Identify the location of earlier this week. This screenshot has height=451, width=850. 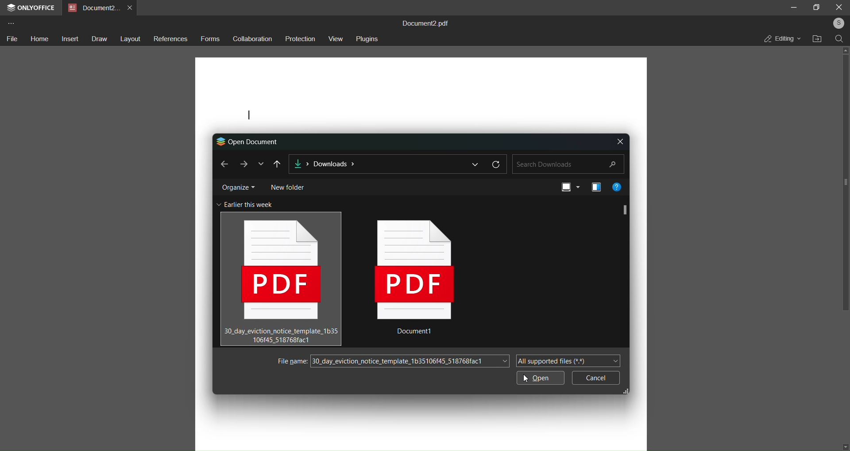
(246, 204).